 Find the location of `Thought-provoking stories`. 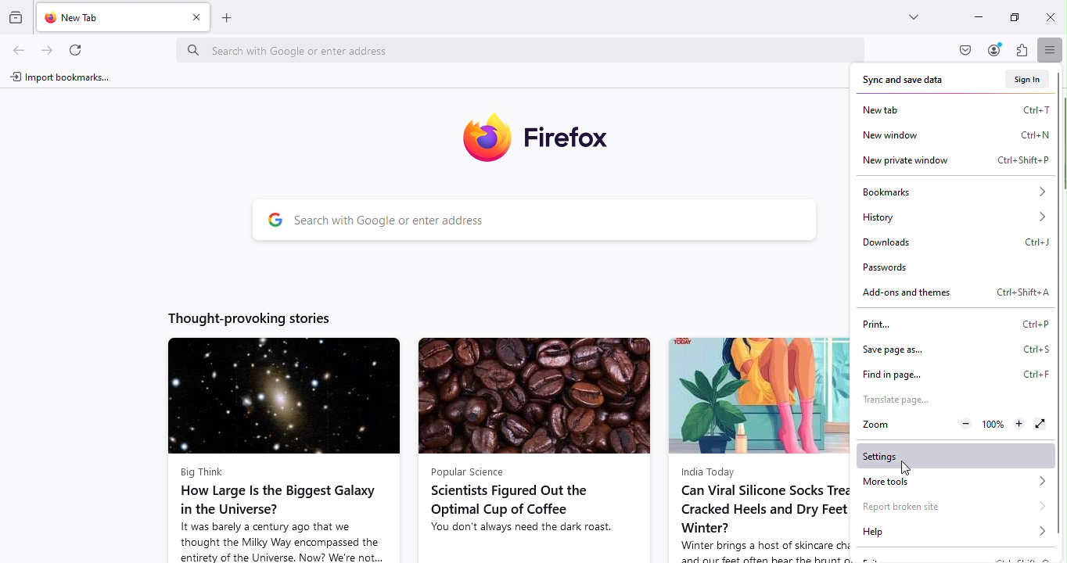

Thought-provoking stories is located at coordinates (253, 317).